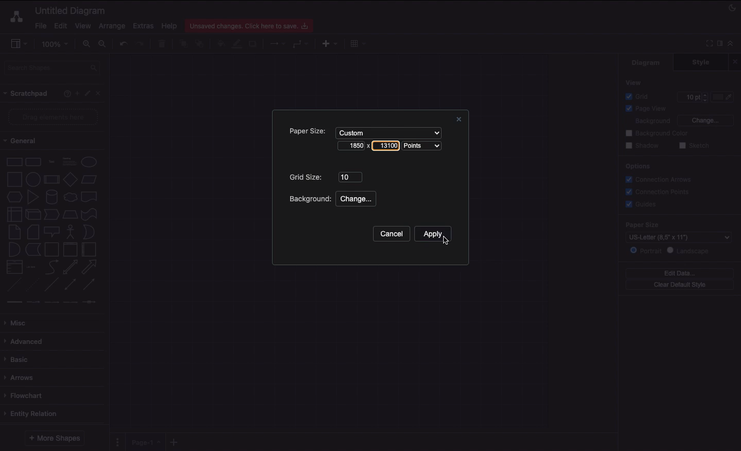  I want to click on Zoom in, so click(86, 44).